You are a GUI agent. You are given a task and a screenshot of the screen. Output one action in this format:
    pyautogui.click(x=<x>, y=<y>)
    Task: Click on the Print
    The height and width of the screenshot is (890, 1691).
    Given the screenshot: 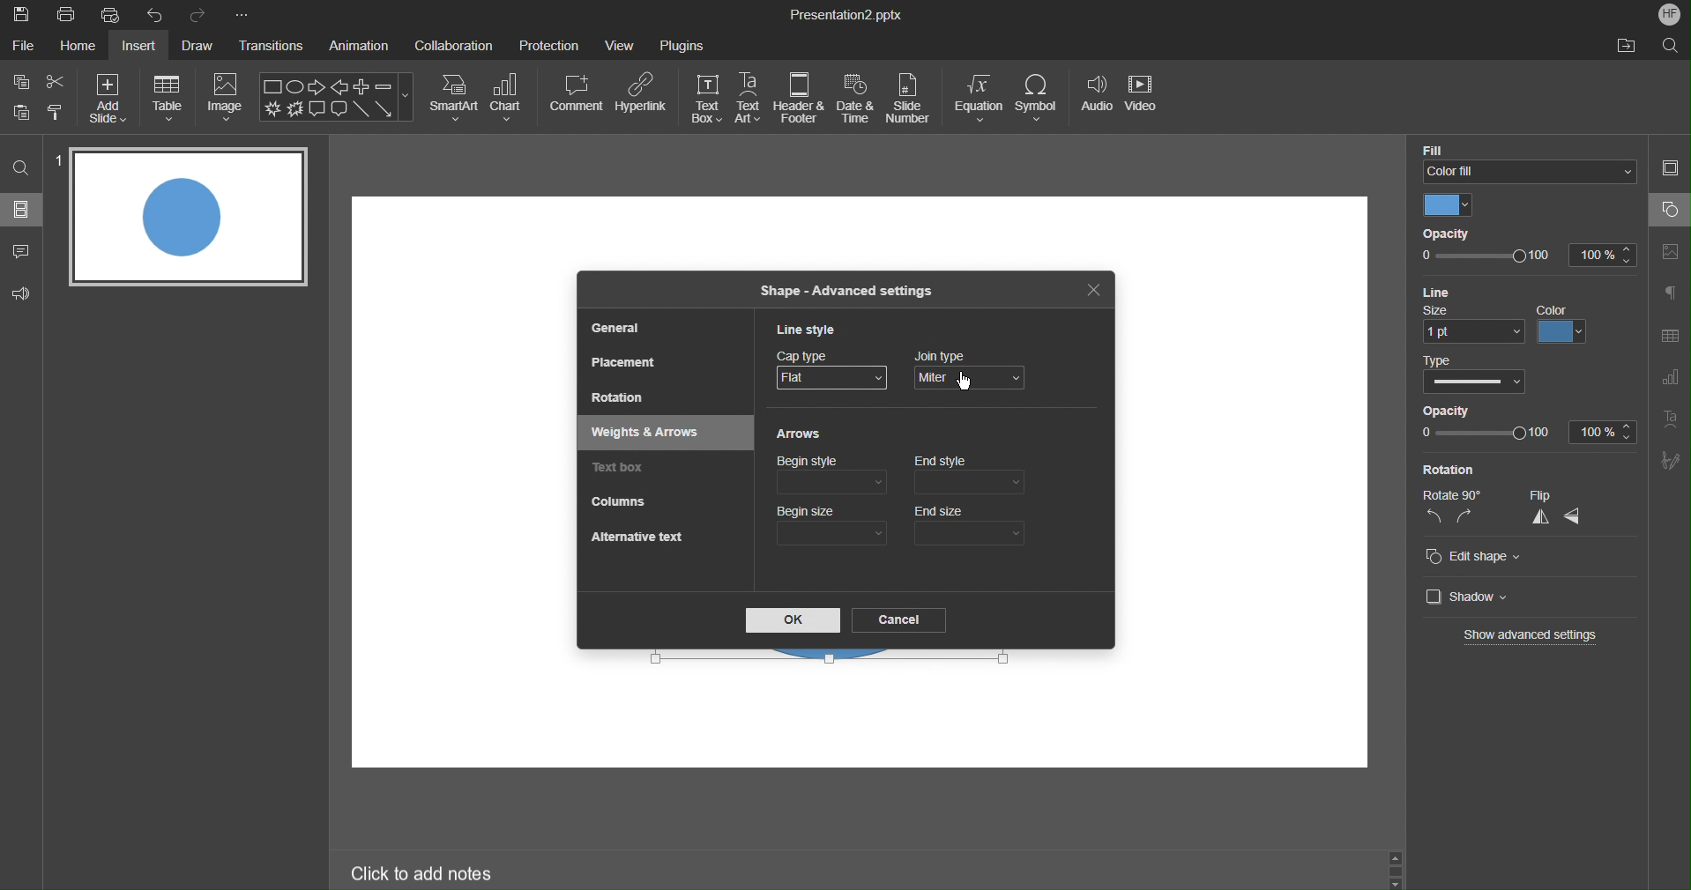 What is the action you would take?
    pyautogui.click(x=66, y=16)
    